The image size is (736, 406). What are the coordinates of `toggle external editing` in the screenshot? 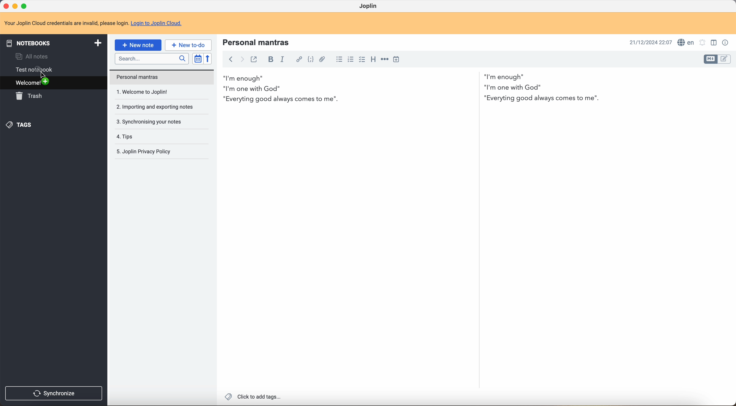 It's located at (254, 60).